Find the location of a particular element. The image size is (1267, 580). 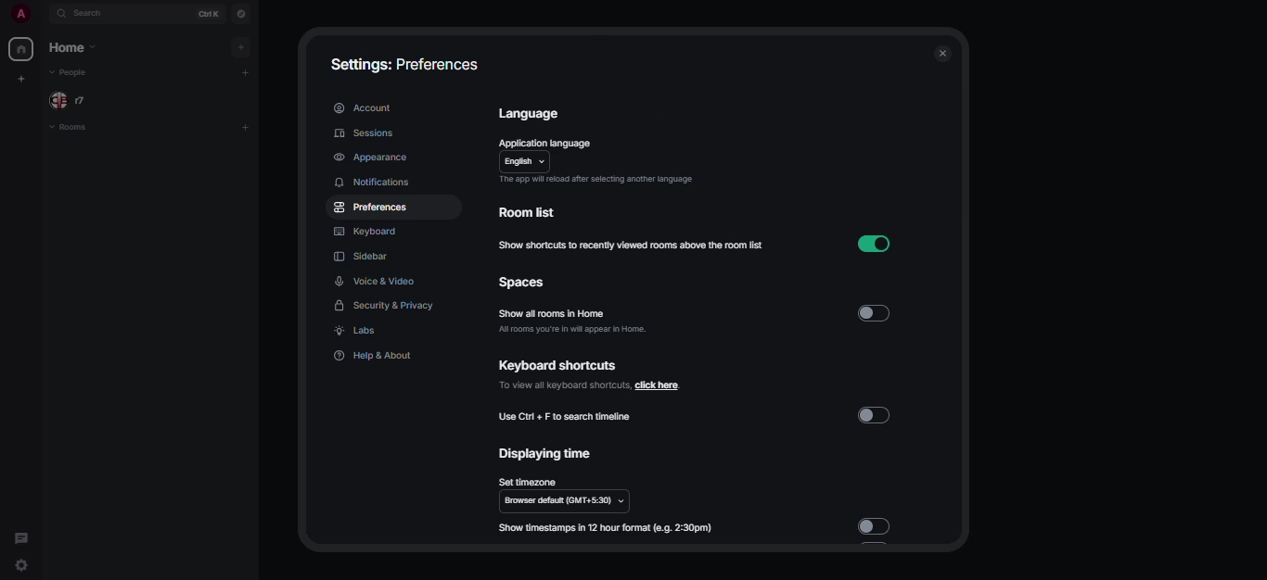

voice & video is located at coordinates (377, 282).